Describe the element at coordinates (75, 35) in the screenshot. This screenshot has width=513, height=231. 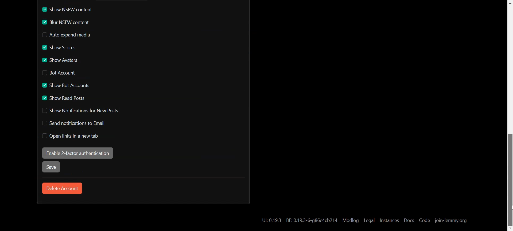
I see `Disable Auto expand media` at that location.